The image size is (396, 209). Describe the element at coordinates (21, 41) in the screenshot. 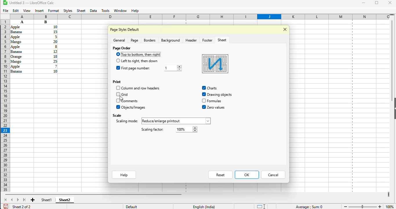

I see `` at that location.